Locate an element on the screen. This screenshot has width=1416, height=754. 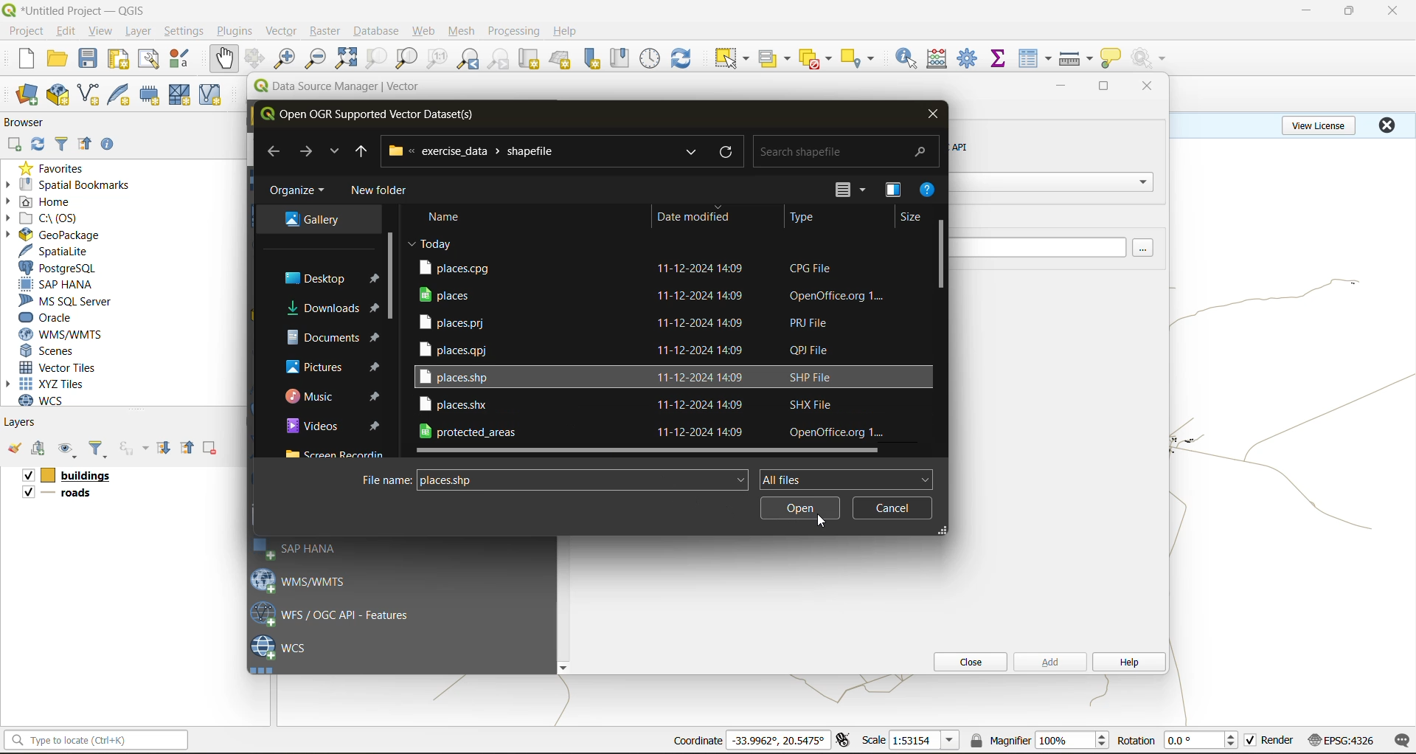
file/folder names is located at coordinates (627, 349).